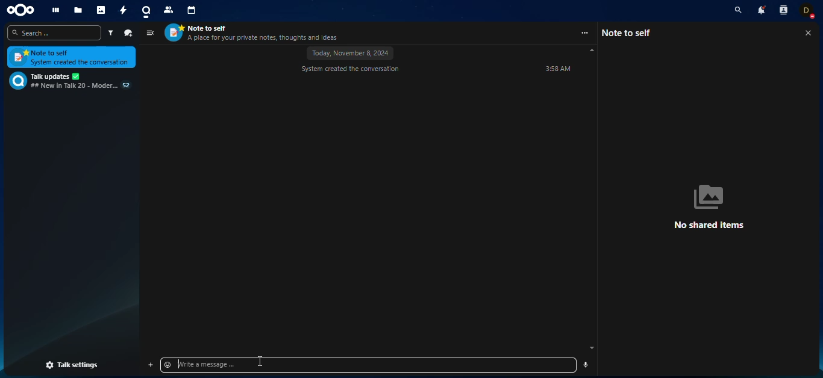 This screenshot has width=823, height=378. I want to click on contact, so click(783, 12).